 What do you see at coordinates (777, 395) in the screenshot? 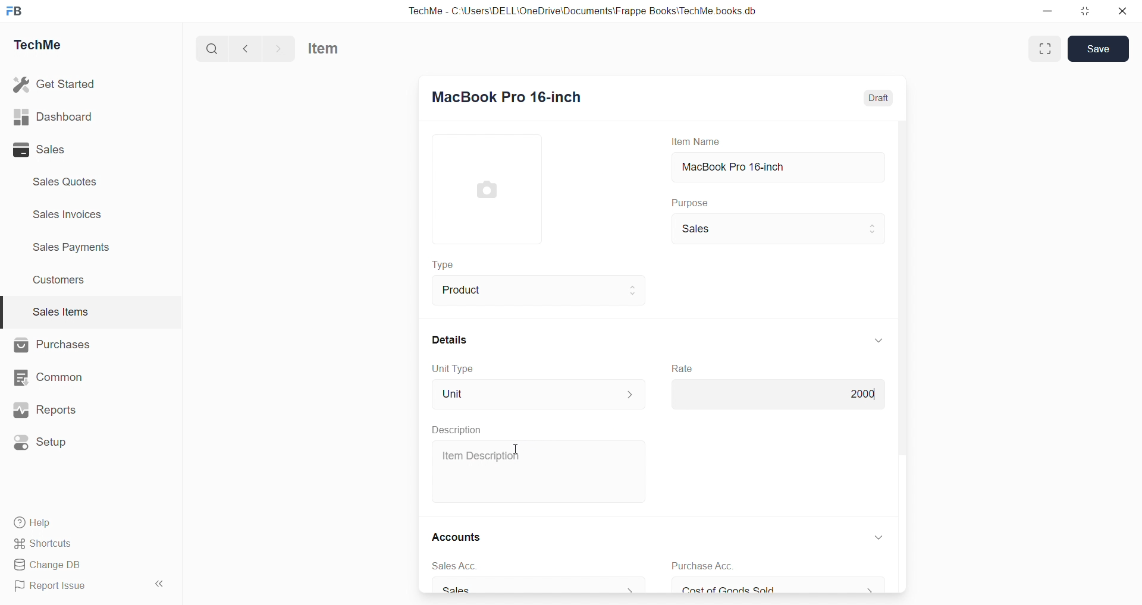
I see `2000` at bounding box center [777, 395].